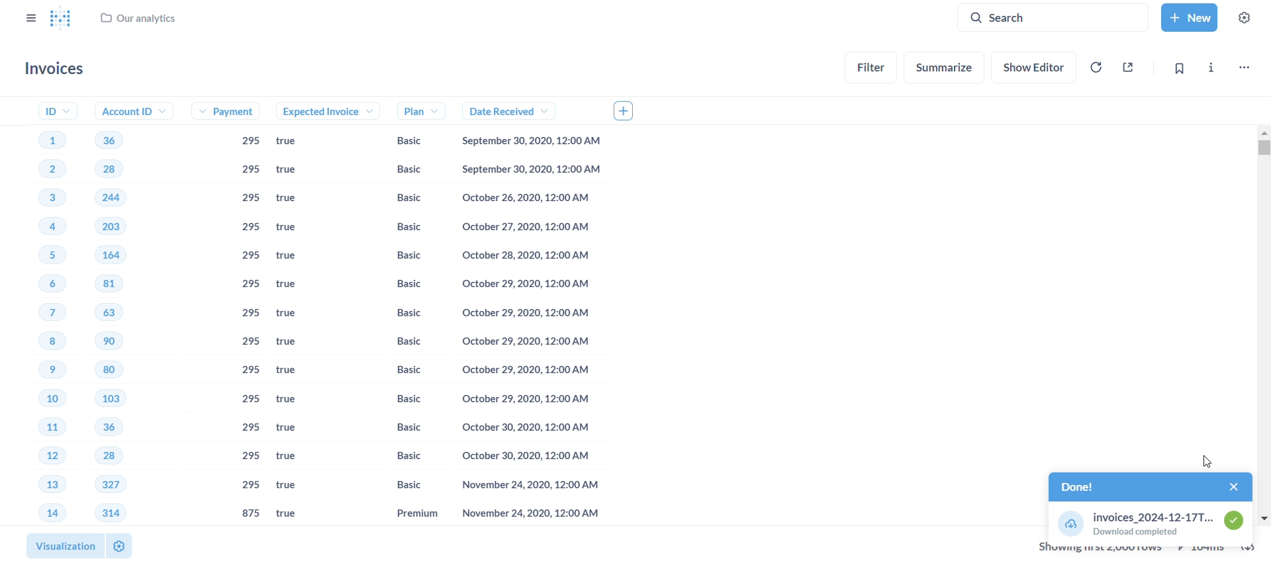 This screenshot has width=1271, height=565. I want to click on show editor, so click(1037, 65).